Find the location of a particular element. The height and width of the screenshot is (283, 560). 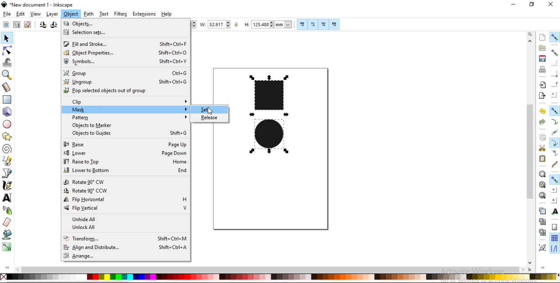

text is located at coordinates (105, 14).